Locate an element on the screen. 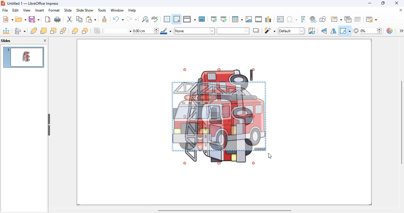 This screenshot has width=404, height=213. more options is located at coordinates (401, 30).